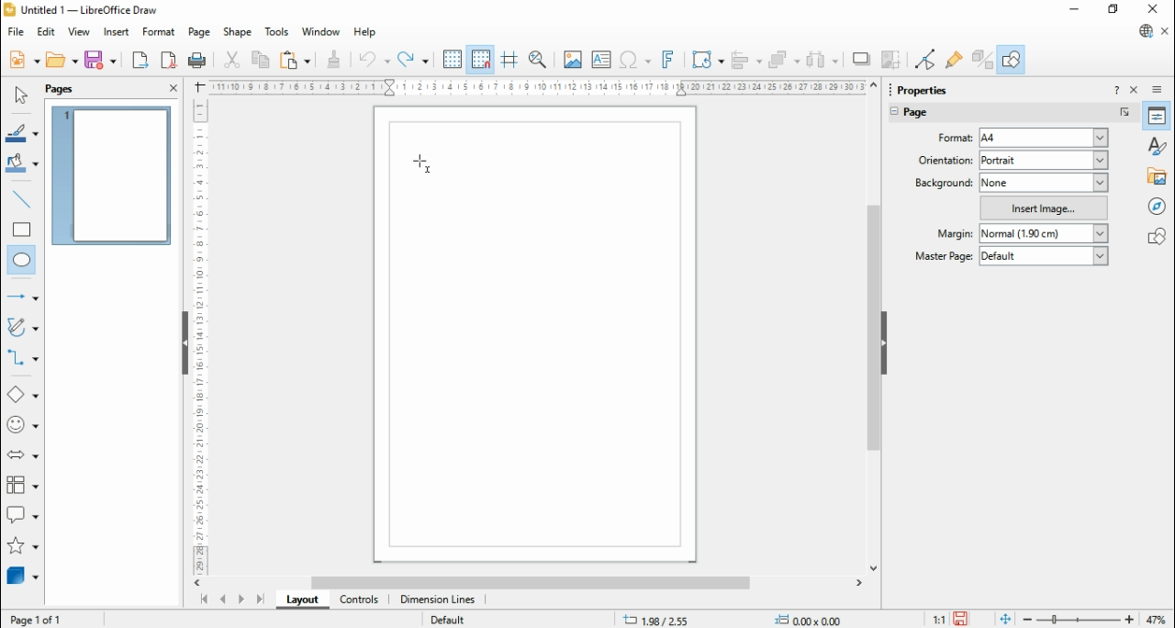  Describe the element at coordinates (294, 59) in the screenshot. I see `paste` at that location.